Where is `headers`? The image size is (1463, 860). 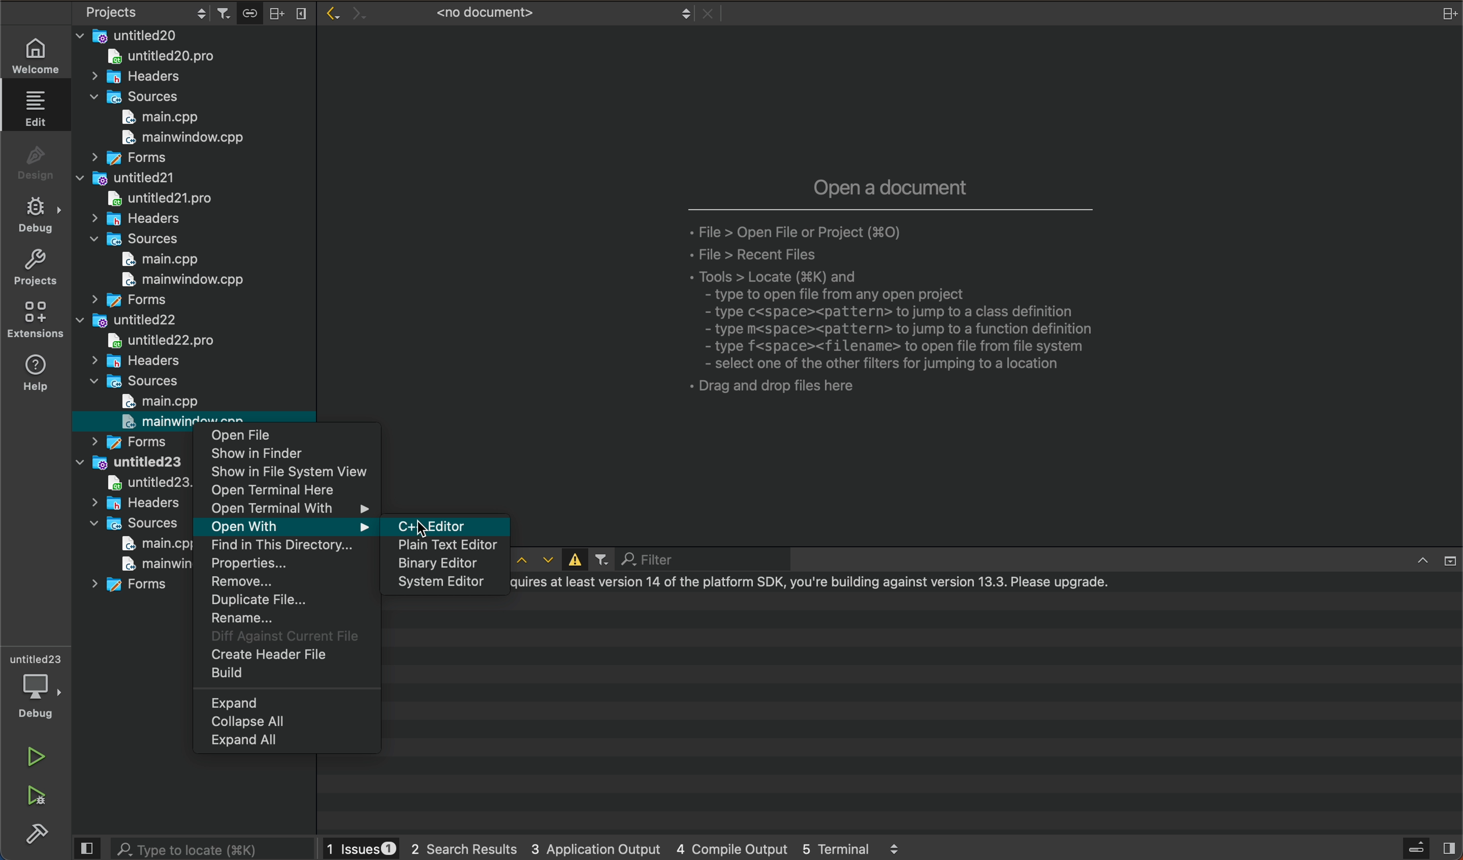
headers is located at coordinates (135, 503).